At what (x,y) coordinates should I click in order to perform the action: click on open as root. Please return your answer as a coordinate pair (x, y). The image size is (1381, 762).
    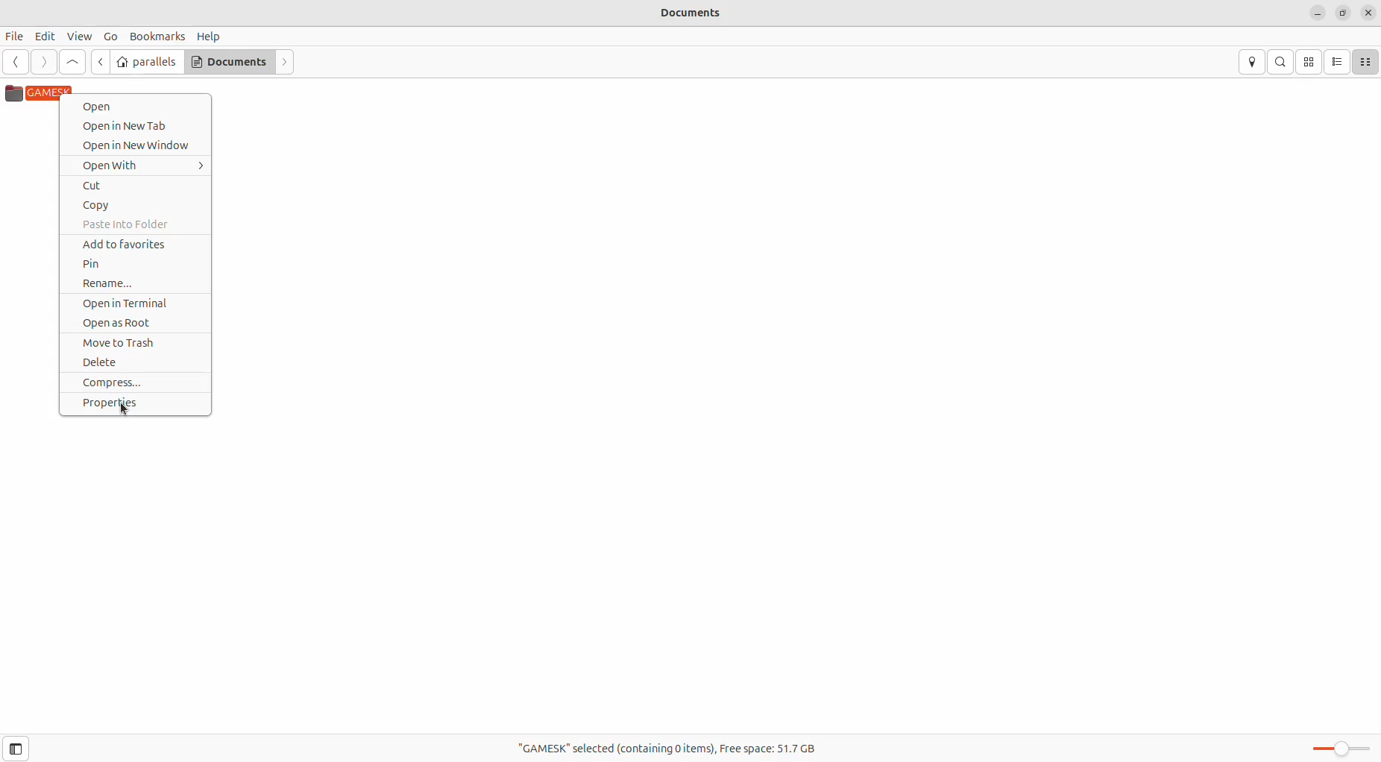
    Looking at the image, I should click on (133, 324).